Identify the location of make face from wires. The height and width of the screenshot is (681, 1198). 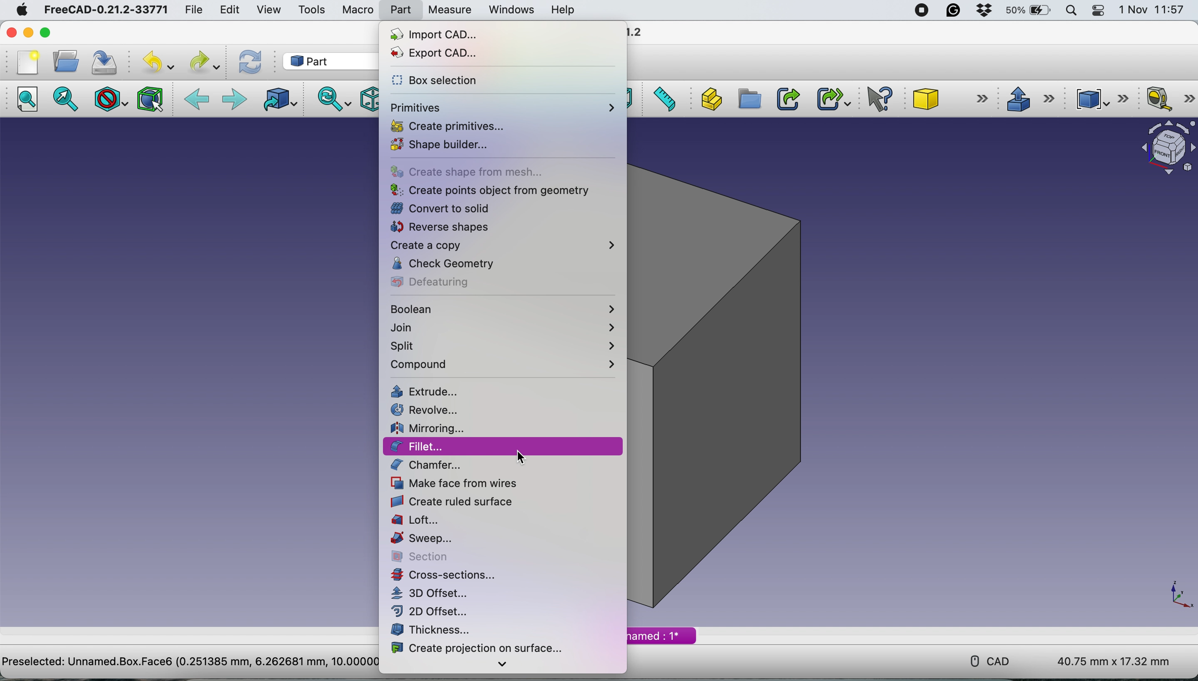
(457, 483).